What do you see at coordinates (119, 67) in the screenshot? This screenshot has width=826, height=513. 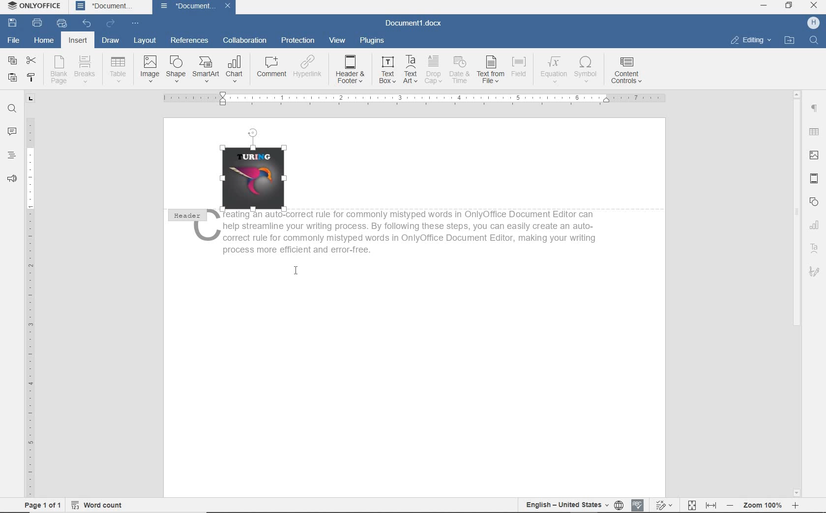 I see `` at bounding box center [119, 67].